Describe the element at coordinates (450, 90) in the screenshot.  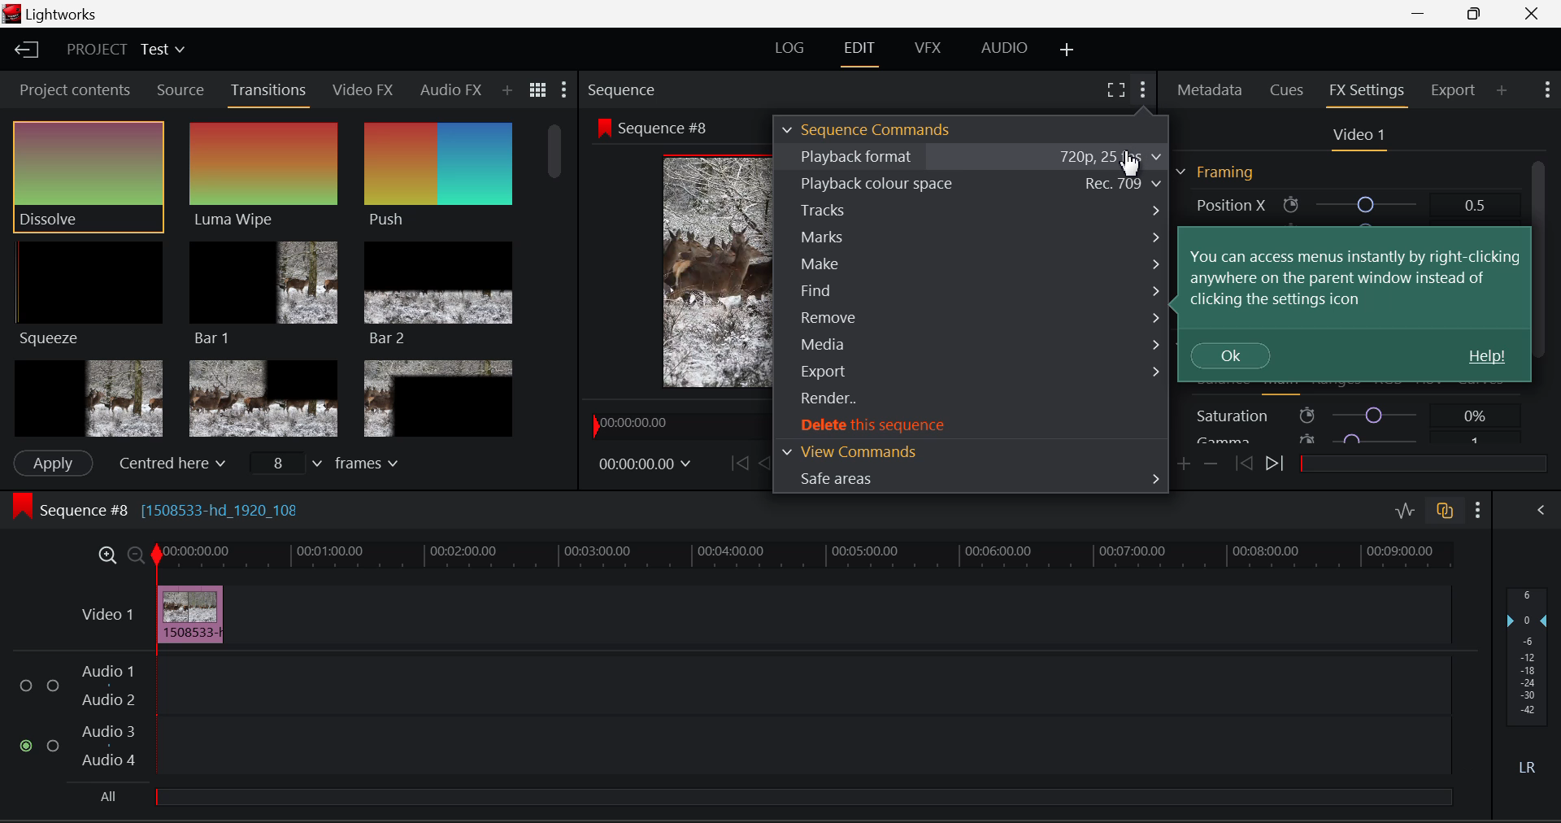
I see `Audio FX` at that location.